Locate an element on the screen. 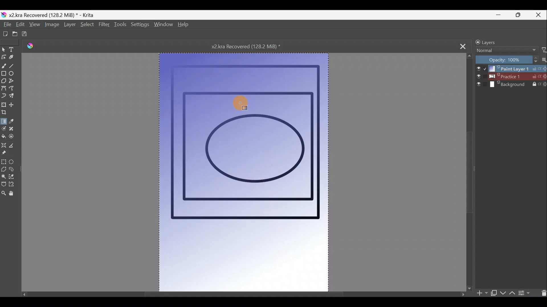 The width and height of the screenshot is (547, 307). Delete layer/mask is located at coordinates (542, 293).